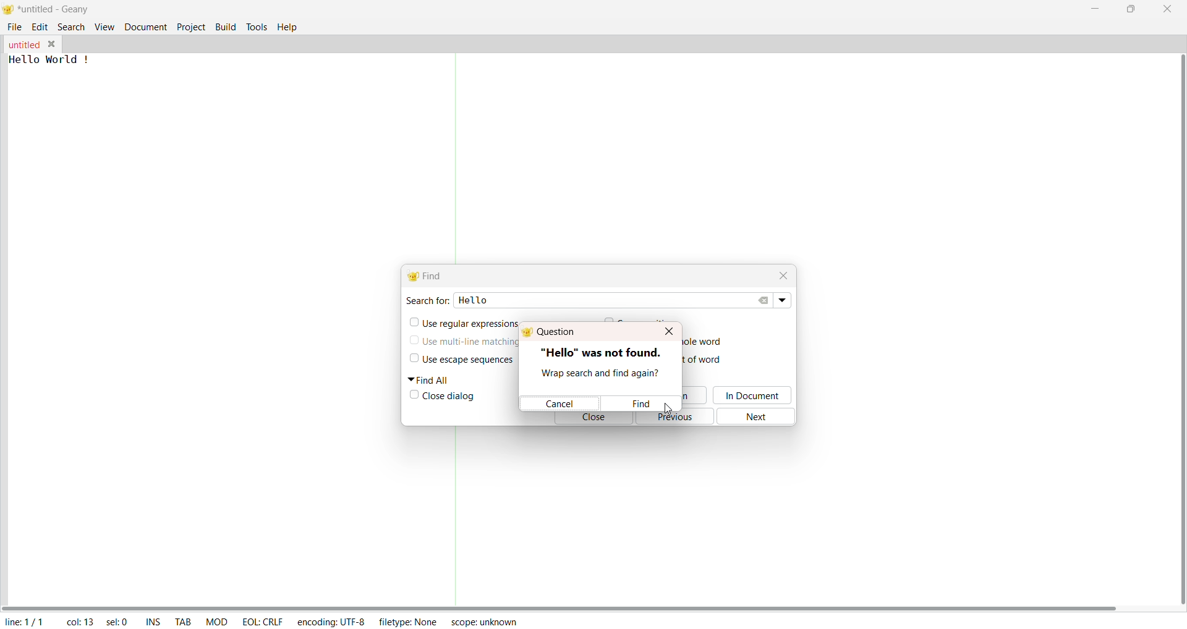 The image size is (1187, 629). Describe the element at coordinates (257, 26) in the screenshot. I see `Tools` at that location.